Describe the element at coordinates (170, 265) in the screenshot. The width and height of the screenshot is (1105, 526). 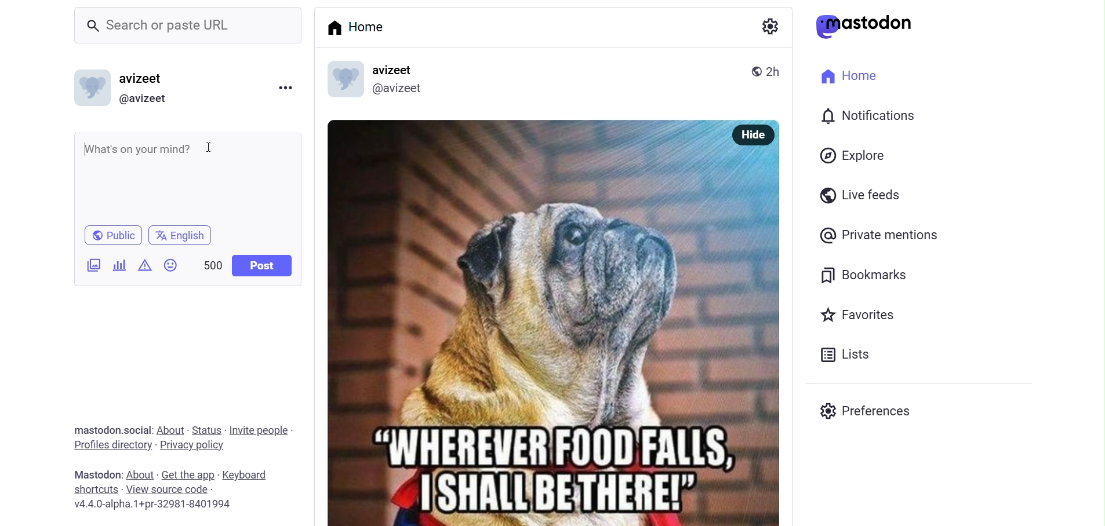
I see `emoji` at that location.